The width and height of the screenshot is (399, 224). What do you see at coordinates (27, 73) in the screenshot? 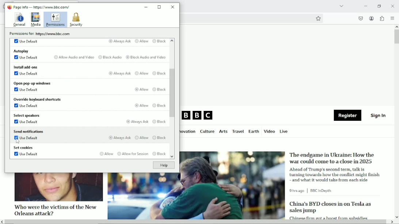
I see `Use default` at bounding box center [27, 73].